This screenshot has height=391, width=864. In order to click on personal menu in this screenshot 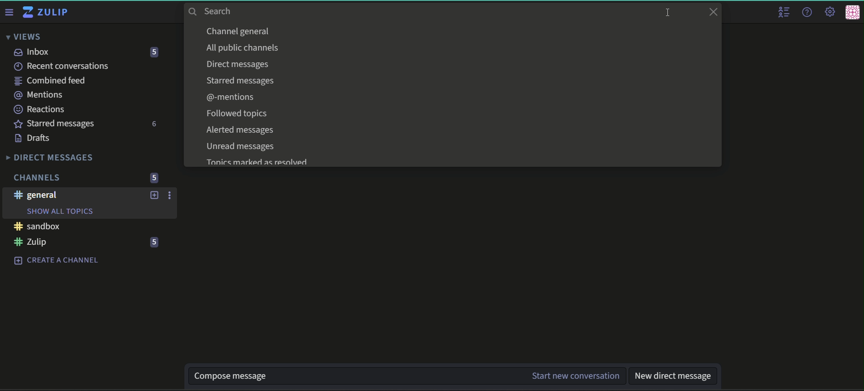, I will do `click(853, 11)`.